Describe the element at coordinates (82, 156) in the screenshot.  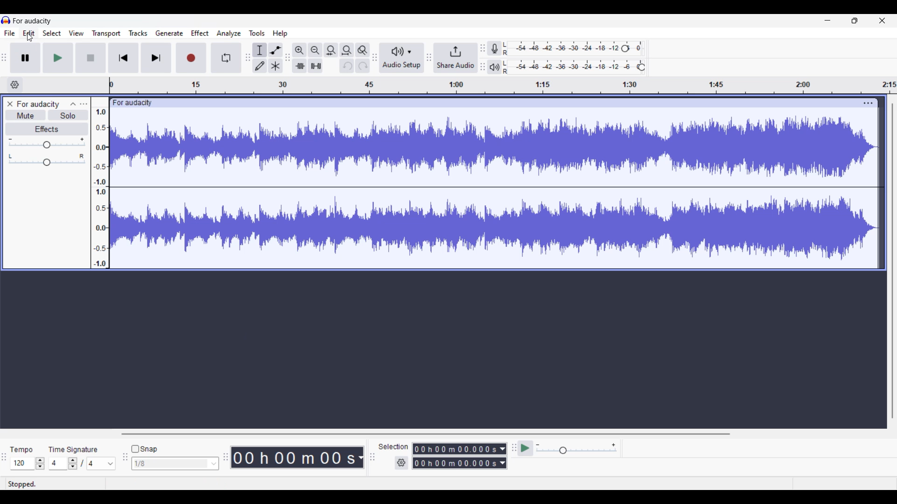
I see `Pan to right` at that location.